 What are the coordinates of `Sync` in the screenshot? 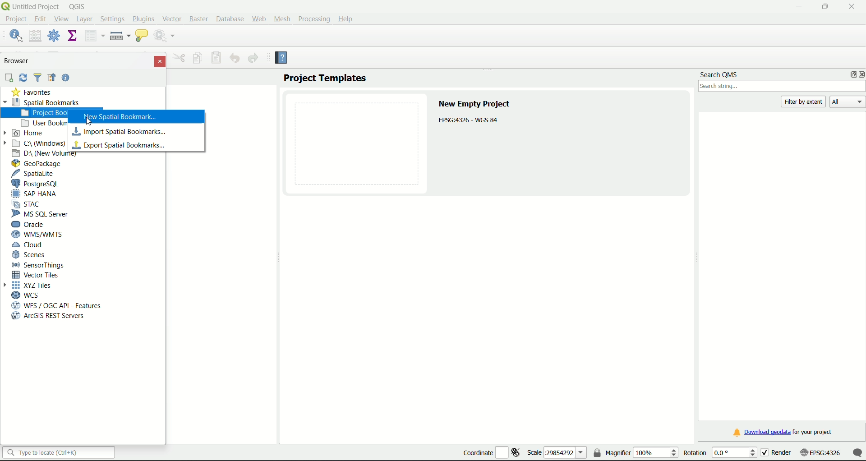 It's located at (23, 78).